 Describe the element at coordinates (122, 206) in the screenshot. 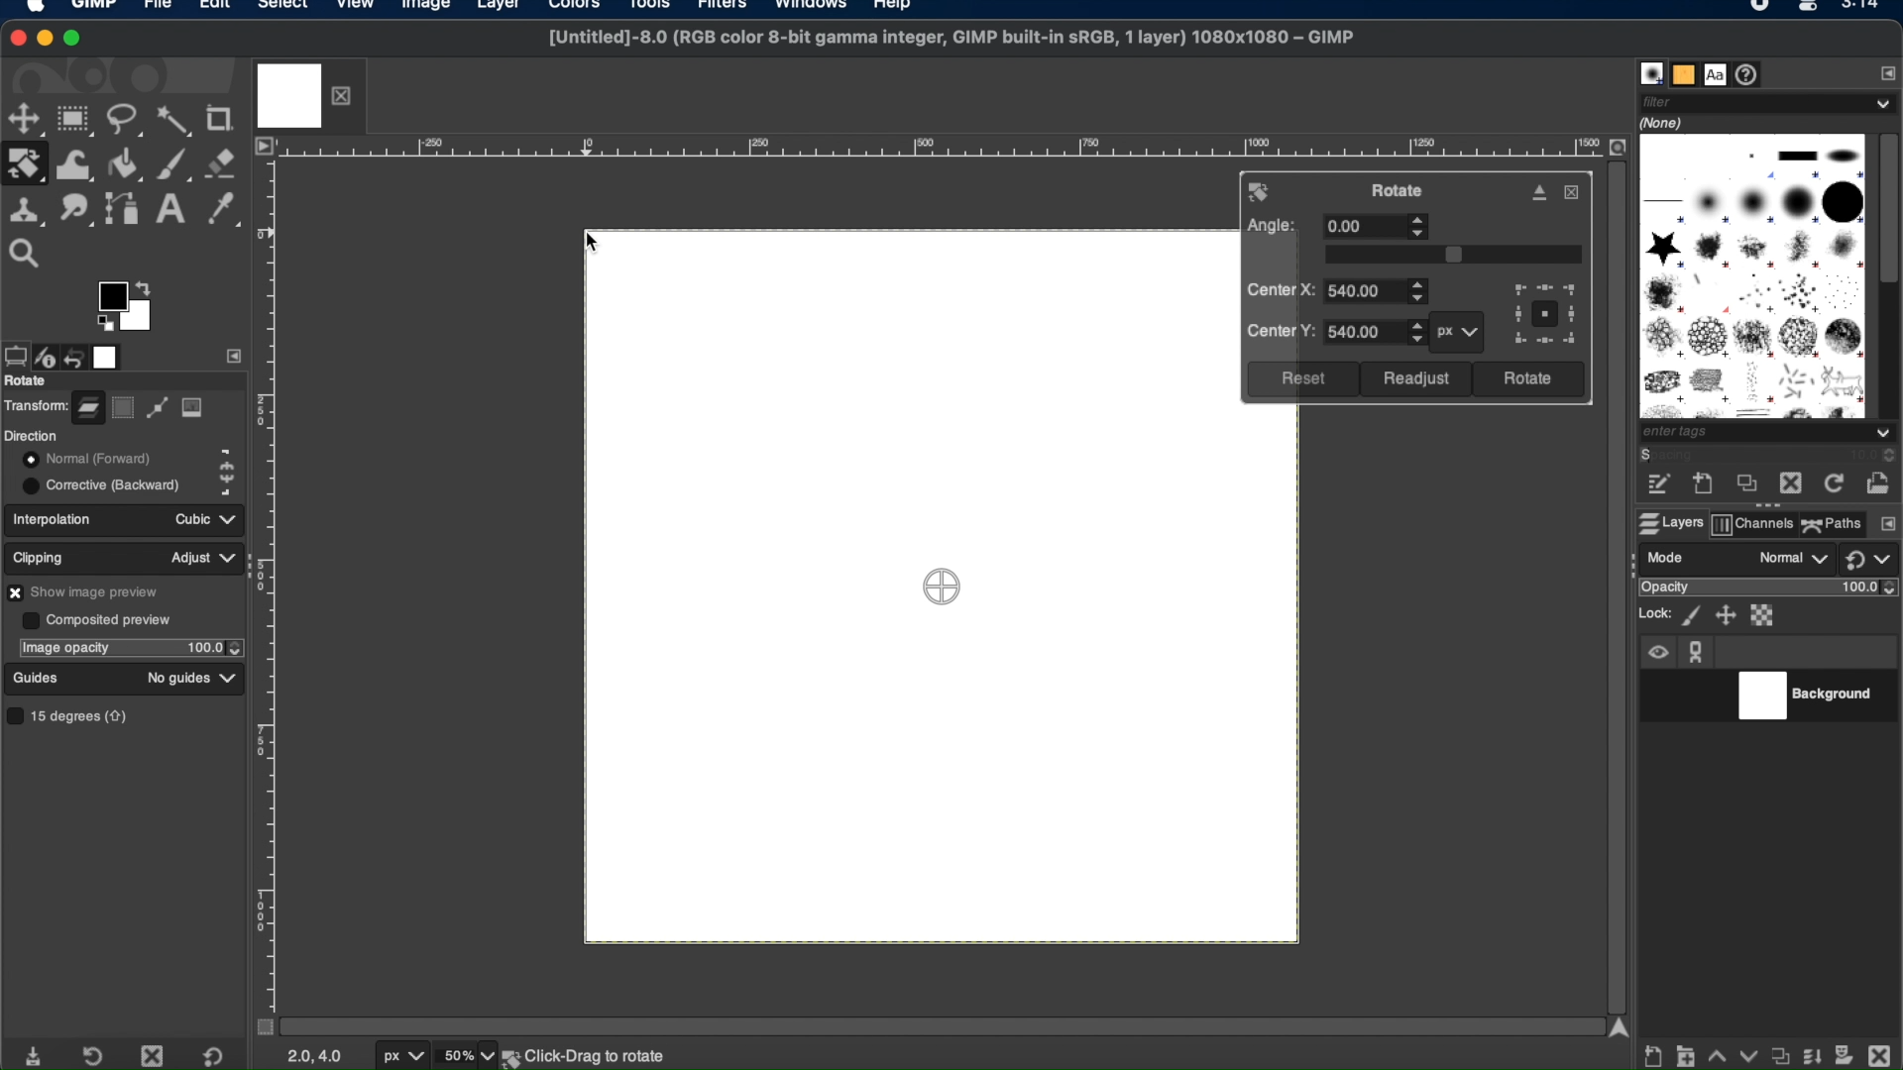

I see `paths tool` at that location.